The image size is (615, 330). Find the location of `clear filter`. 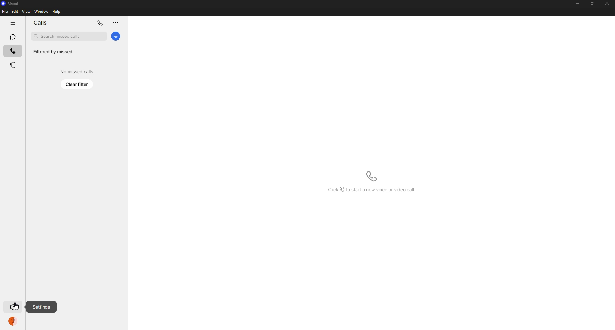

clear filter is located at coordinates (77, 84).